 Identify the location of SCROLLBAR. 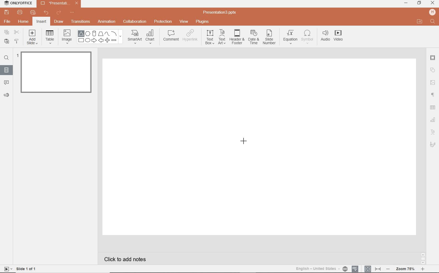
(423, 259).